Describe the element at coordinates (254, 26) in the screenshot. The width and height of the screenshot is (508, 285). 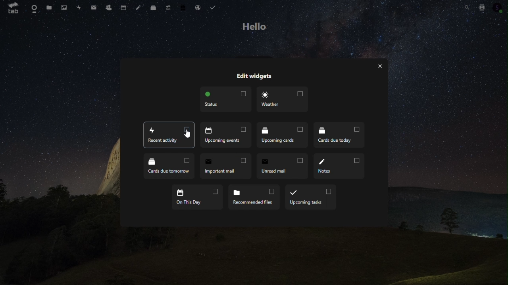
I see `hello` at that location.